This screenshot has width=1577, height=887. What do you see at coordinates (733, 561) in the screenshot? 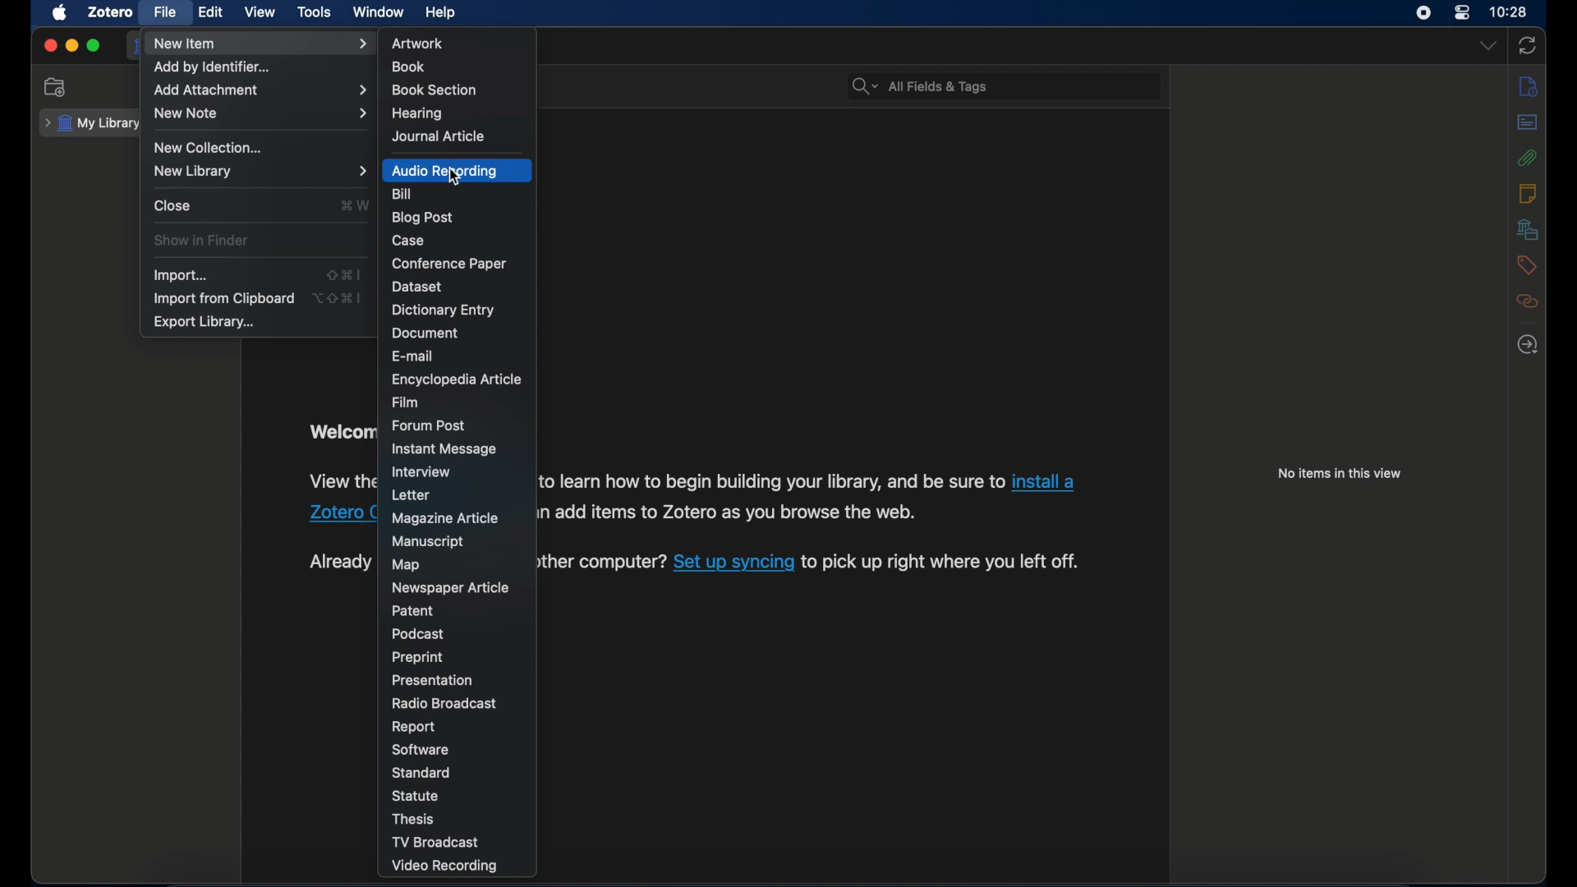
I see `link` at bounding box center [733, 561].